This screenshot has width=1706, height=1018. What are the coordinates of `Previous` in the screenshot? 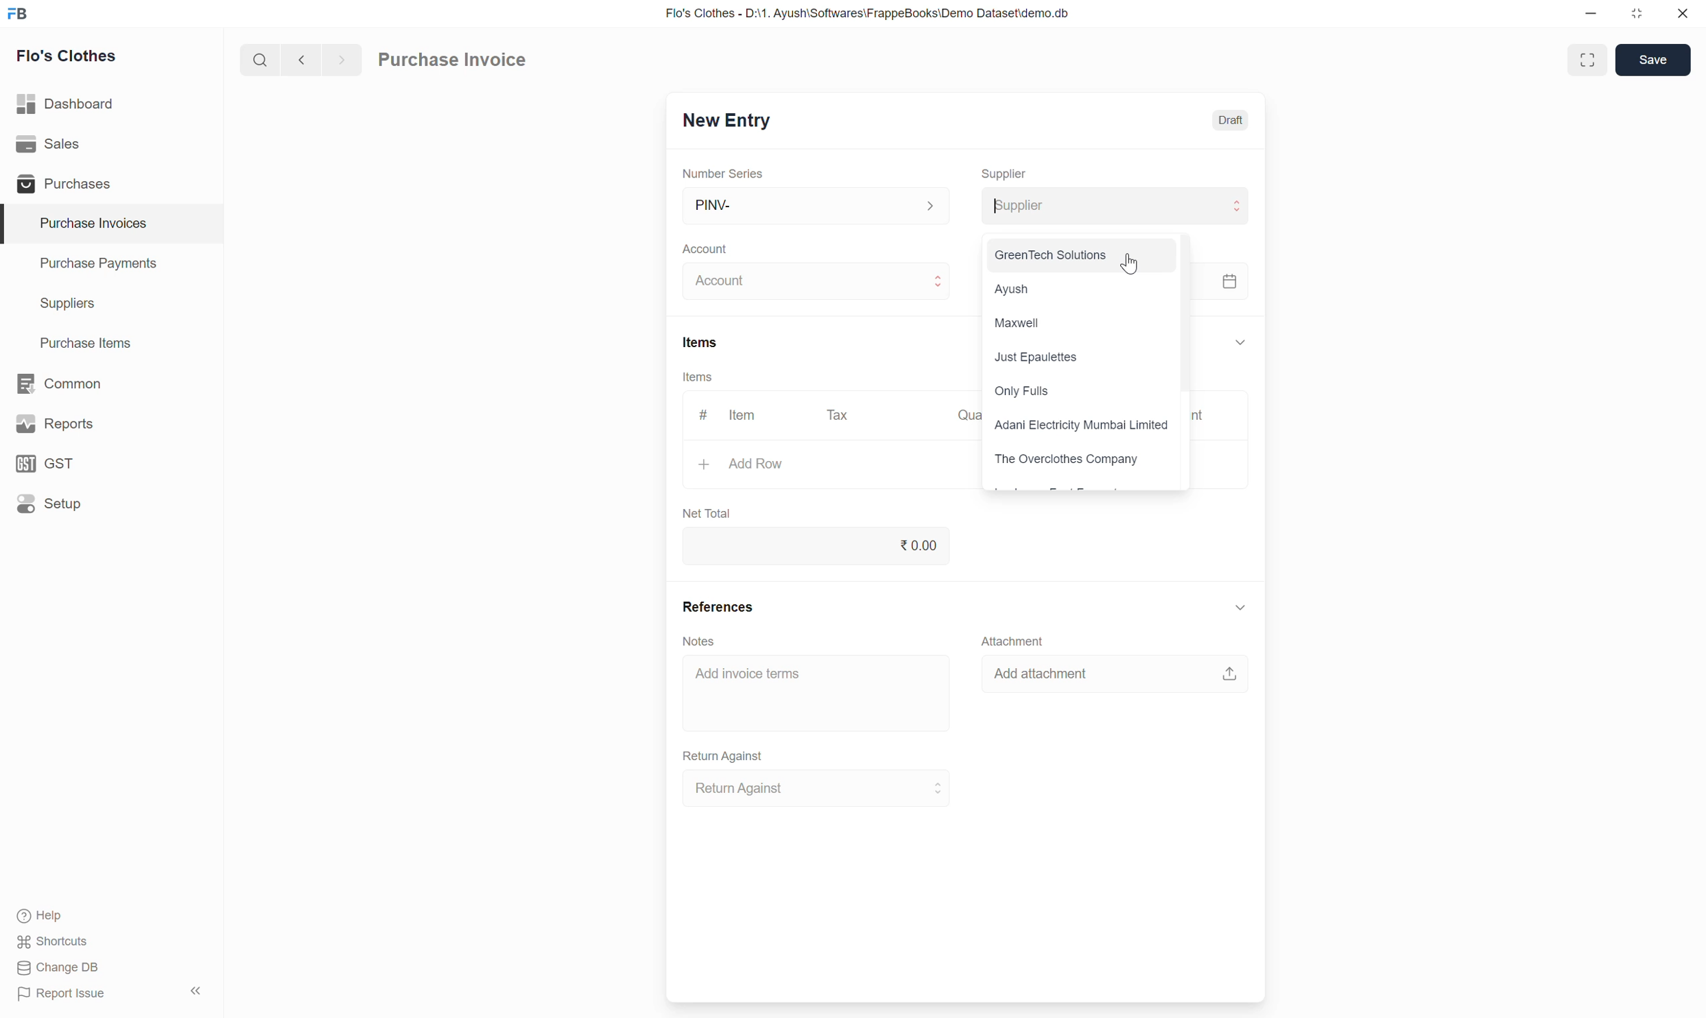 It's located at (301, 59).